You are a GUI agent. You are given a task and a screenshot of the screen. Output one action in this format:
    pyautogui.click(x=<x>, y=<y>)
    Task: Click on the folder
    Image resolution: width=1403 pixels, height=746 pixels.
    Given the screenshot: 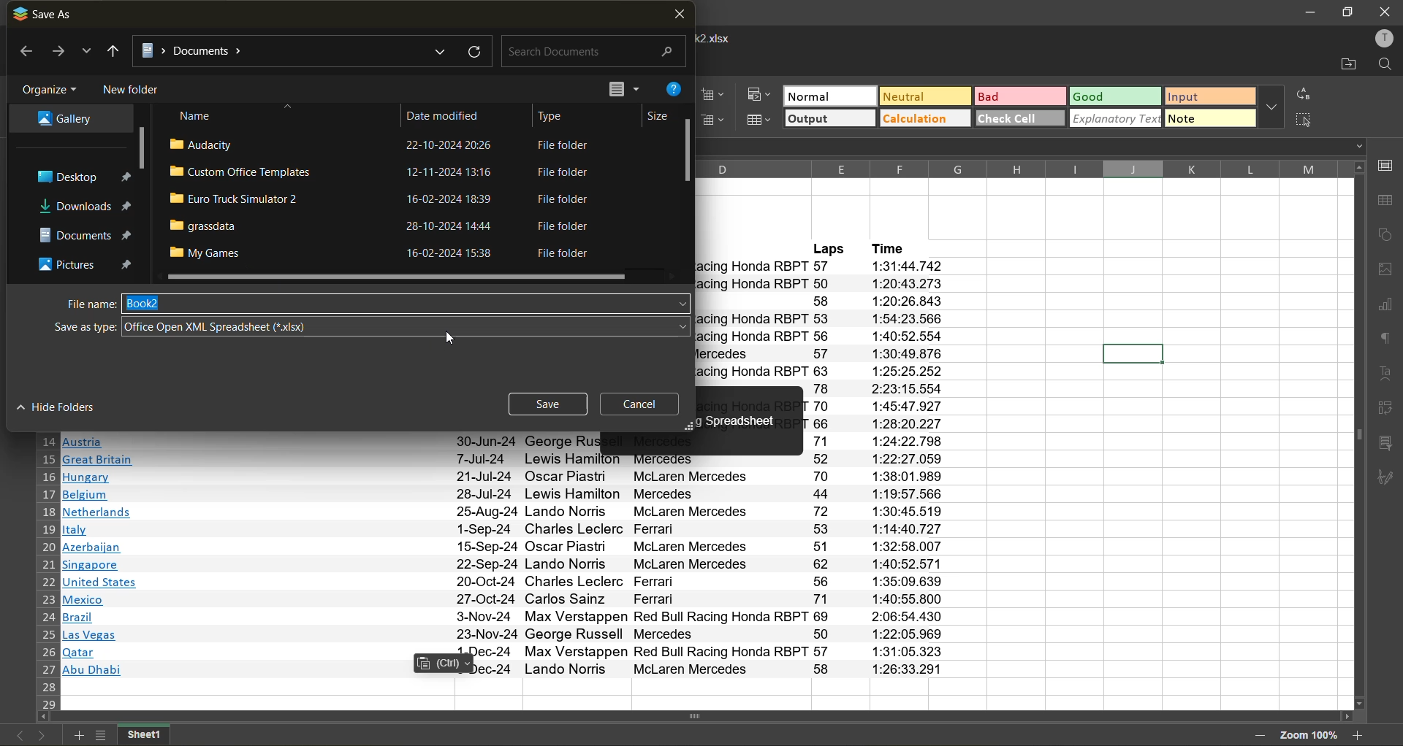 What is the action you would take?
    pyautogui.click(x=82, y=262)
    